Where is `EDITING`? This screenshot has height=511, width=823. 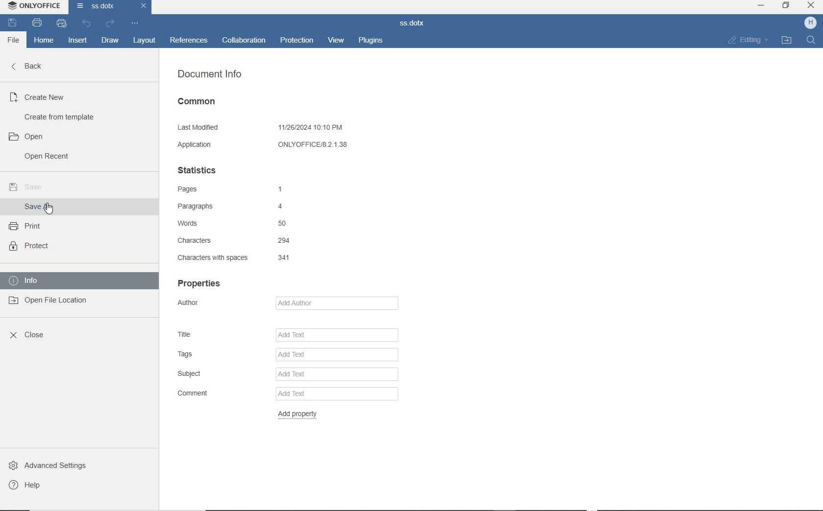
EDITING is located at coordinates (747, 39).